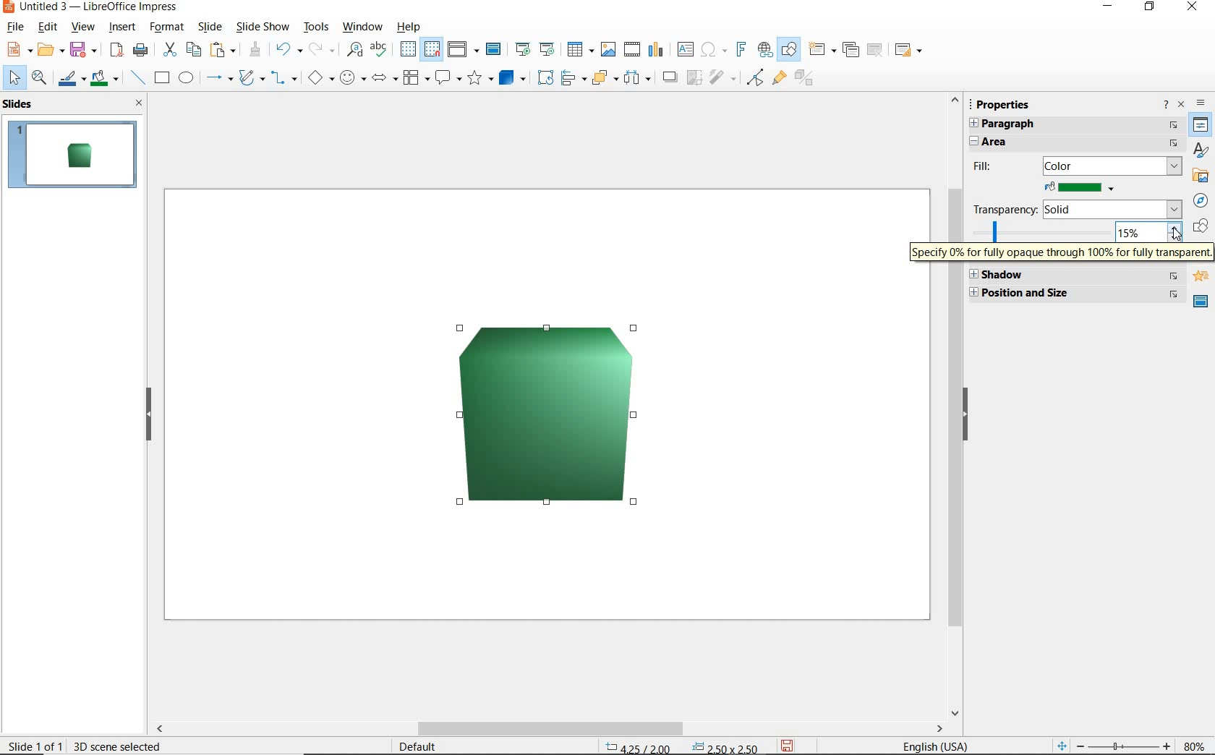  What do you see at coordinates (36, 743) in the screenshot?
I see `SLIDE 1 OF 1` at bounding box center [36, 743].